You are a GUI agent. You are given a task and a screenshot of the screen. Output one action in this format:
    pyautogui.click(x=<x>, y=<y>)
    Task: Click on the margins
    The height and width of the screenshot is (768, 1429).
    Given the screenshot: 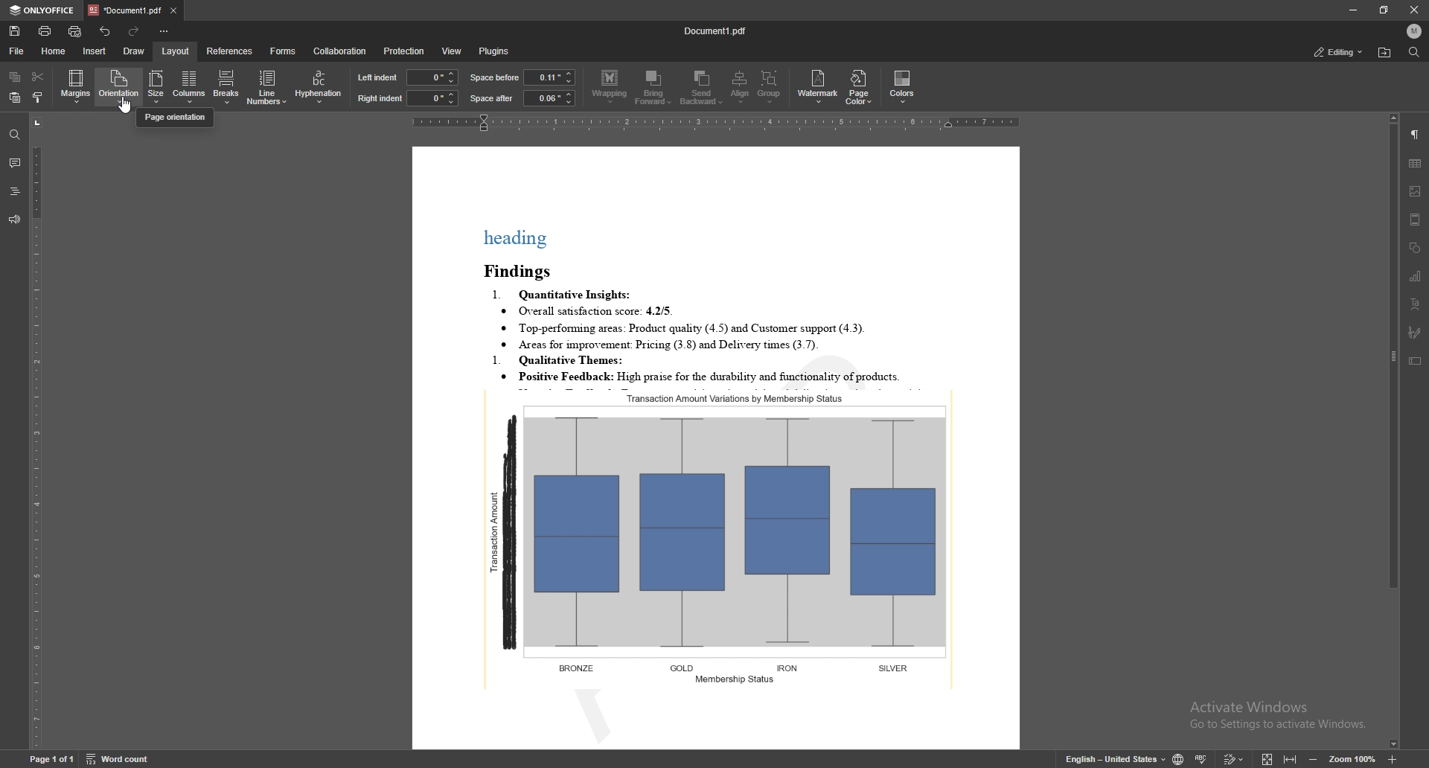 What is the action you would take?
    pyautogui.click(x=76, y=86)
    